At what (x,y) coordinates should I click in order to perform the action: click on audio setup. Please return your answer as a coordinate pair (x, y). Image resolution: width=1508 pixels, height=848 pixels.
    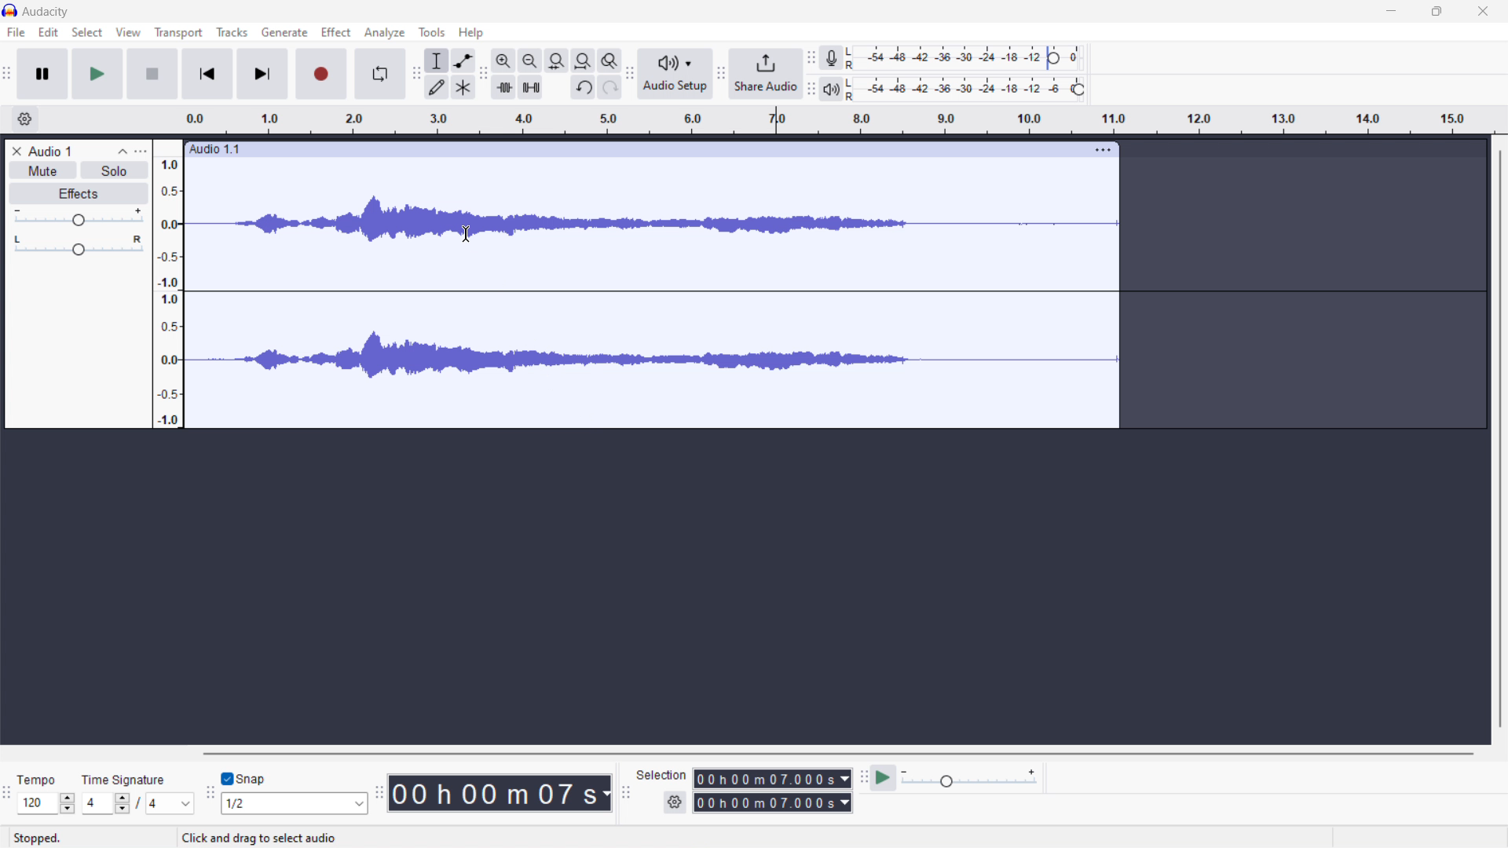
    Looking at the image, I should click on (675, 75).